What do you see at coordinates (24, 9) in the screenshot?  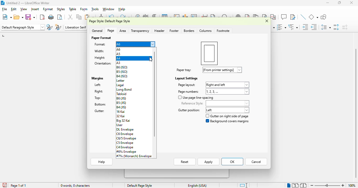 I see `view` at bounding box center [24, 9].